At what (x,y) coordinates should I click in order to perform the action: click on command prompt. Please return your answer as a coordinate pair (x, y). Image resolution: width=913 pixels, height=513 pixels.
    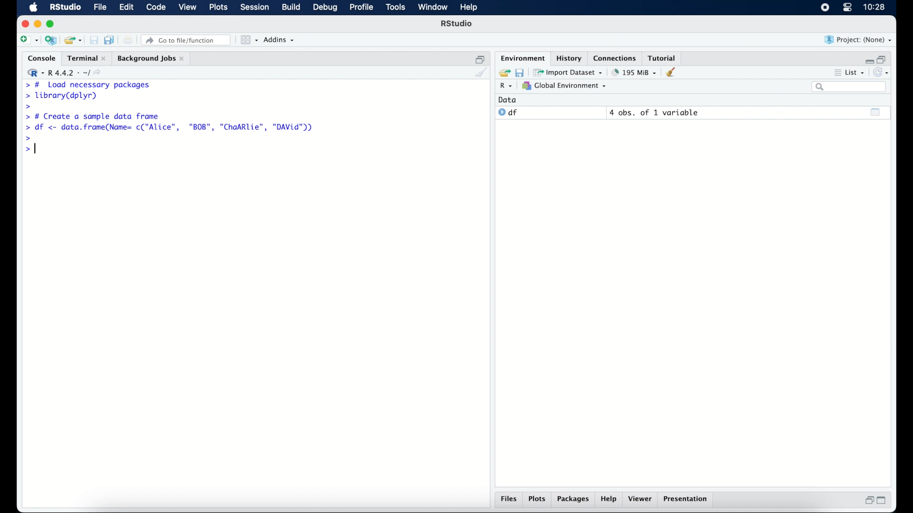
    Looking at the image, I should click on (29, 138).